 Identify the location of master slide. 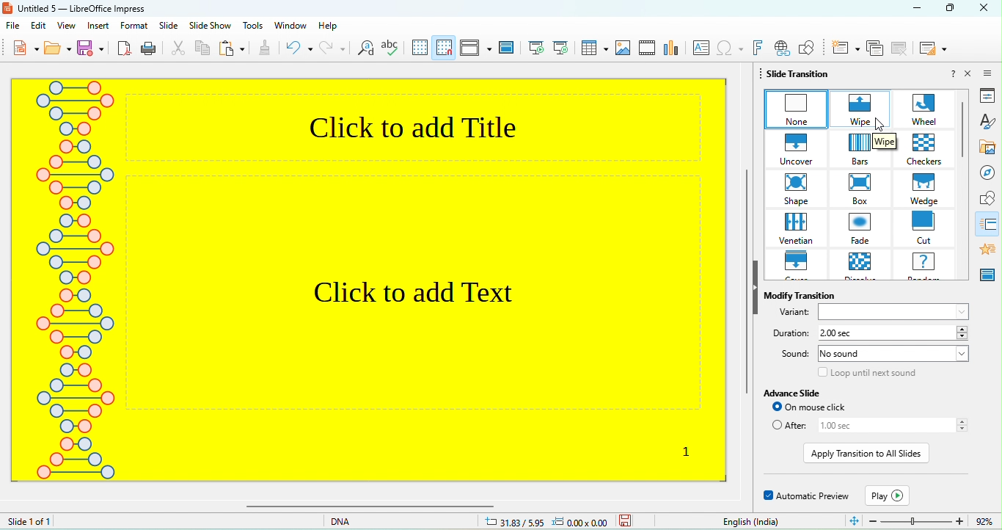
(987, 275).